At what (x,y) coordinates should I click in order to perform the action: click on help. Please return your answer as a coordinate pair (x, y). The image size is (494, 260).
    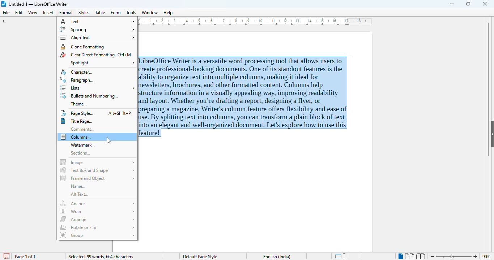
    Looking at the image, I should click on (168, 13).